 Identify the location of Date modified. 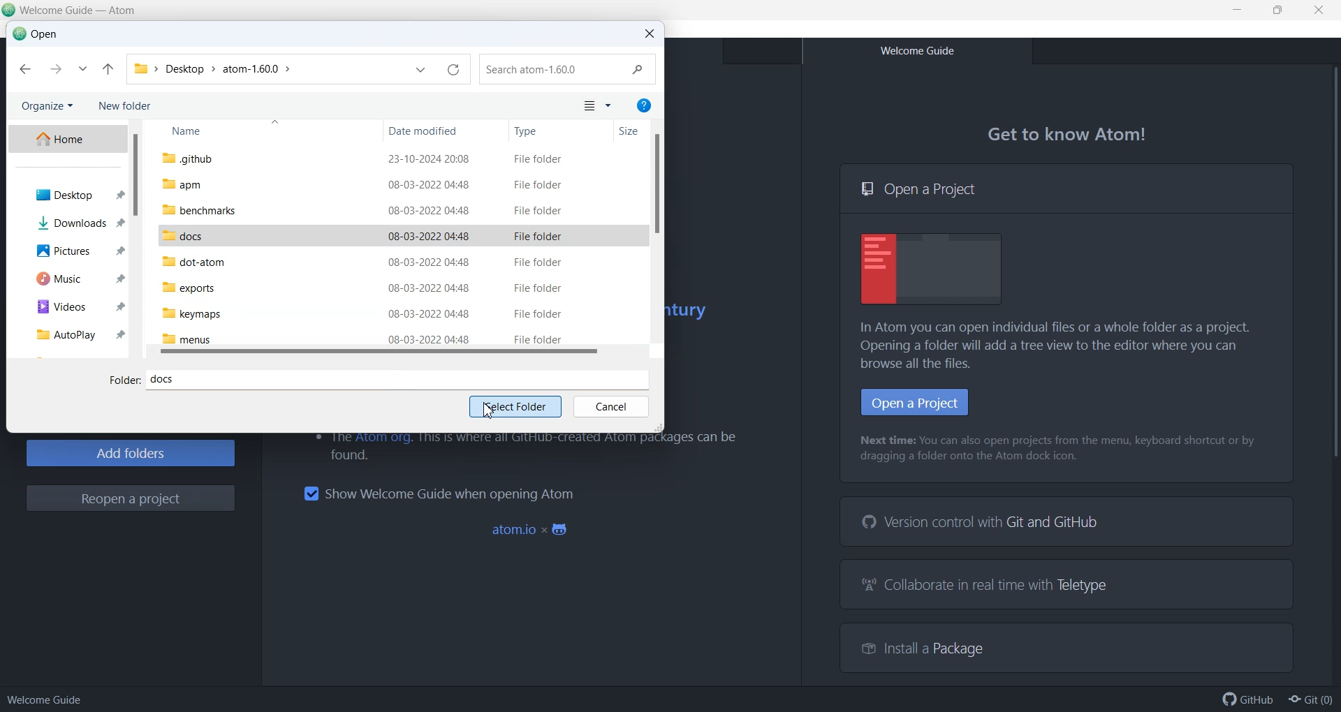
(446, 131).